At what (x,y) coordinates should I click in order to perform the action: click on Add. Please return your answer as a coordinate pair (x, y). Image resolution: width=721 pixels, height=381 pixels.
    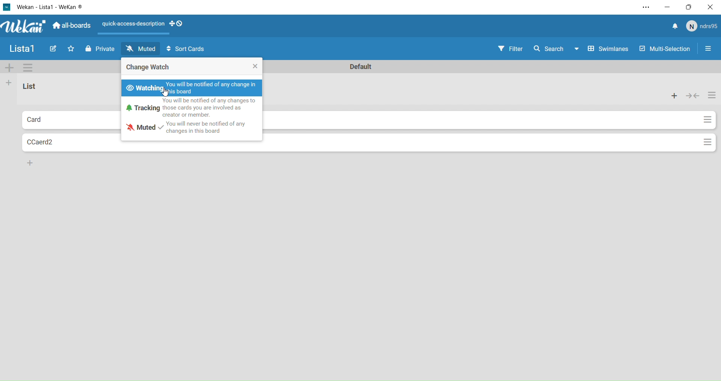
    Looking at the image, I should click on (30, 162).